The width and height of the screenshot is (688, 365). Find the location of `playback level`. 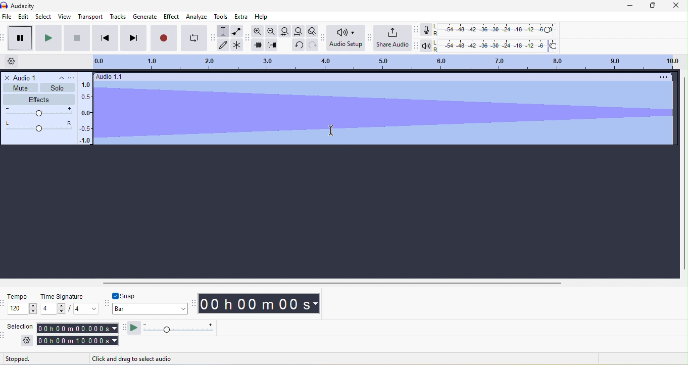

playback level is located at coordinates (498, 44).